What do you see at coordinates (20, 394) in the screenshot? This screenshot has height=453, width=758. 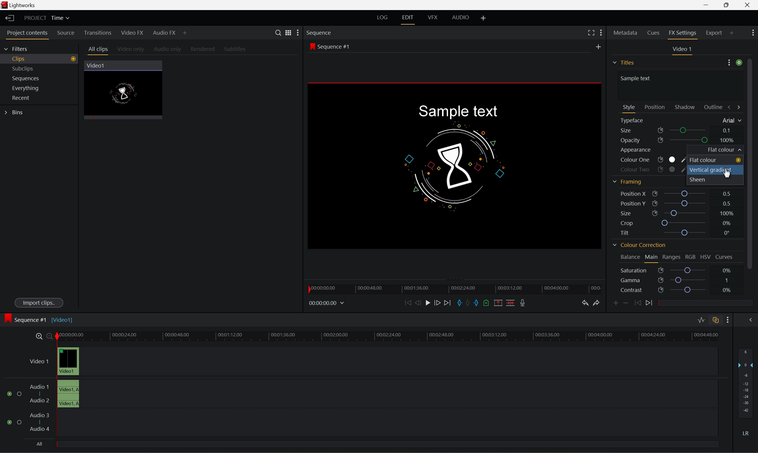 I see `checkbox` at bounding box center [20, 394].